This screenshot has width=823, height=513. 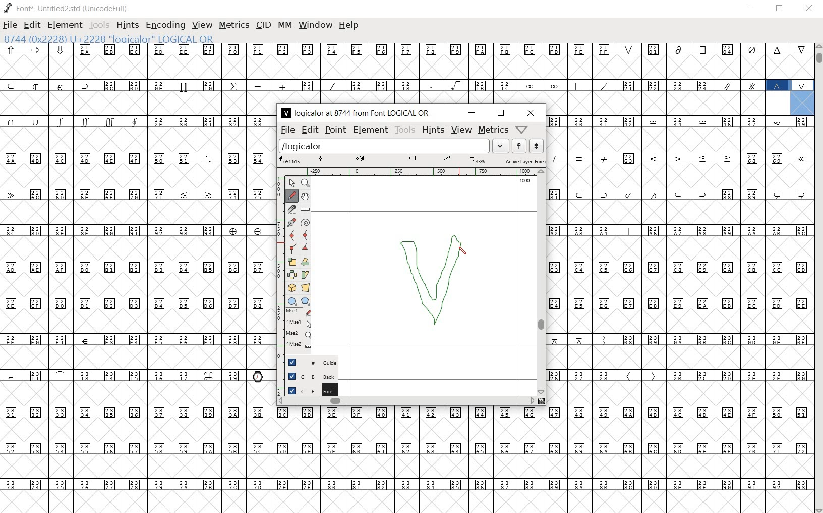 What do you see at coordinates (408, 172) in the screenshot?
I see `ruler` at bounding box center [408, 172].